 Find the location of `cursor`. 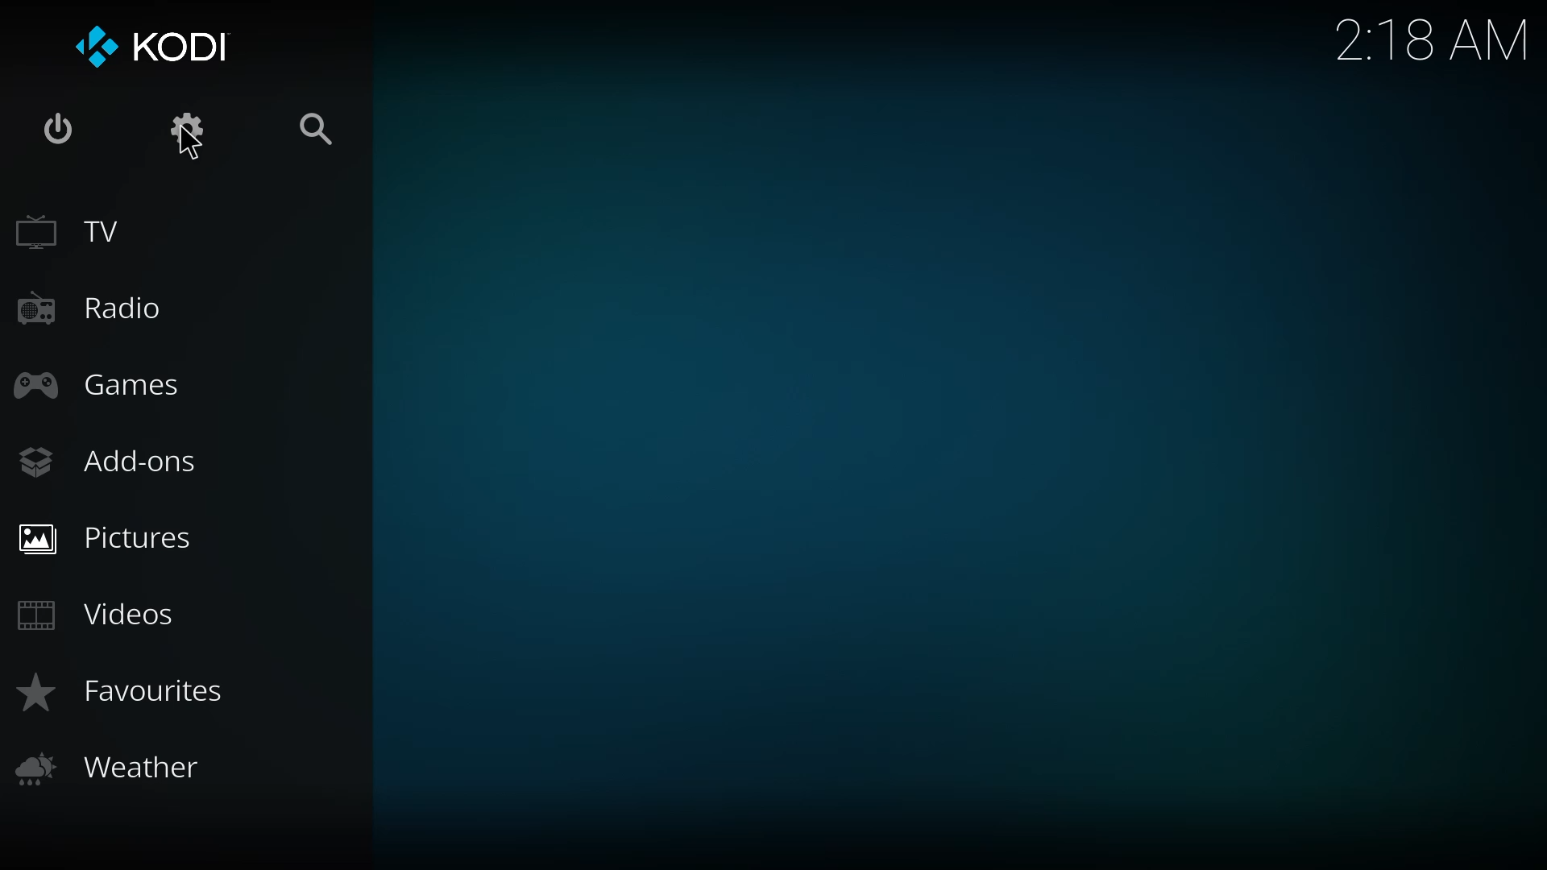

cursor is located at coordinates (190, 147).